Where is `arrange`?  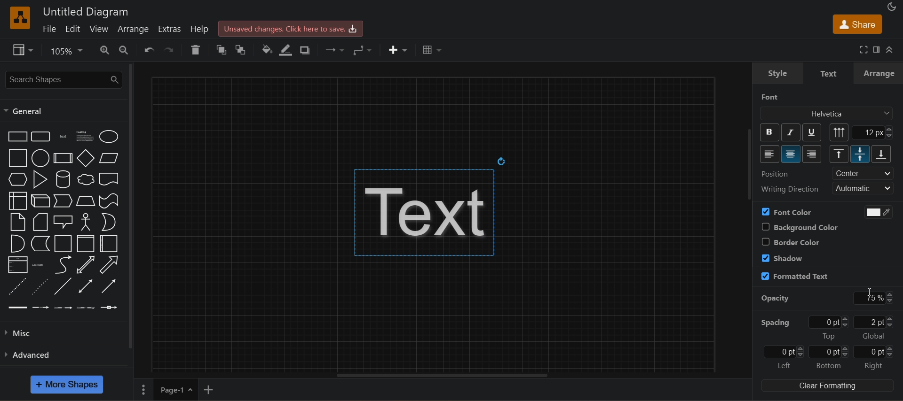
arrange is located at coordinates (132, 30).